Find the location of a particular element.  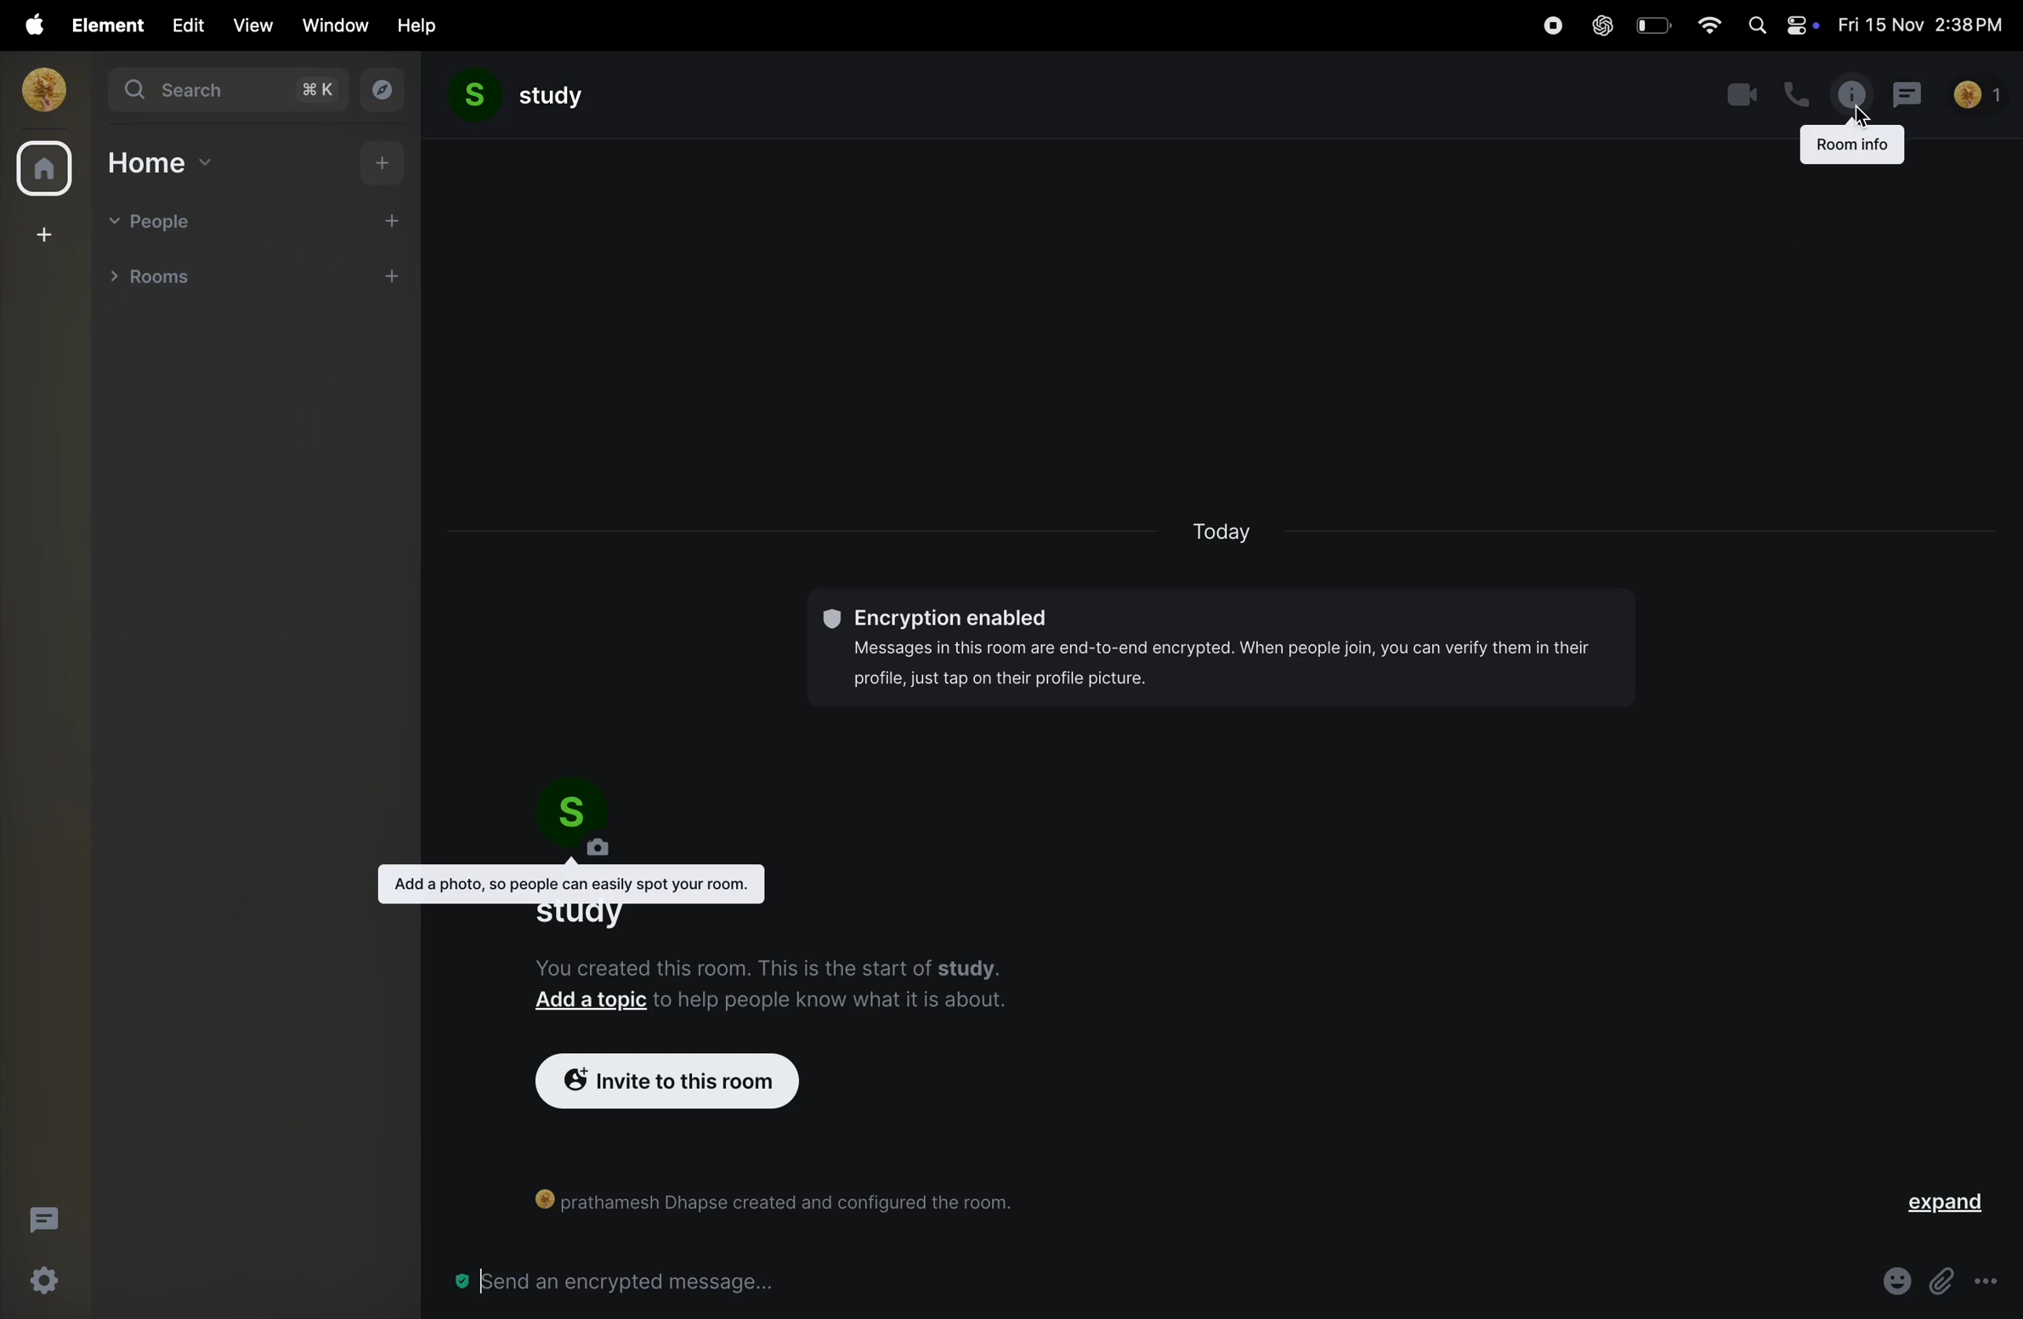

[)] prathamesh Dhapse created and configured the room. is located at coordinates (762, 1199).